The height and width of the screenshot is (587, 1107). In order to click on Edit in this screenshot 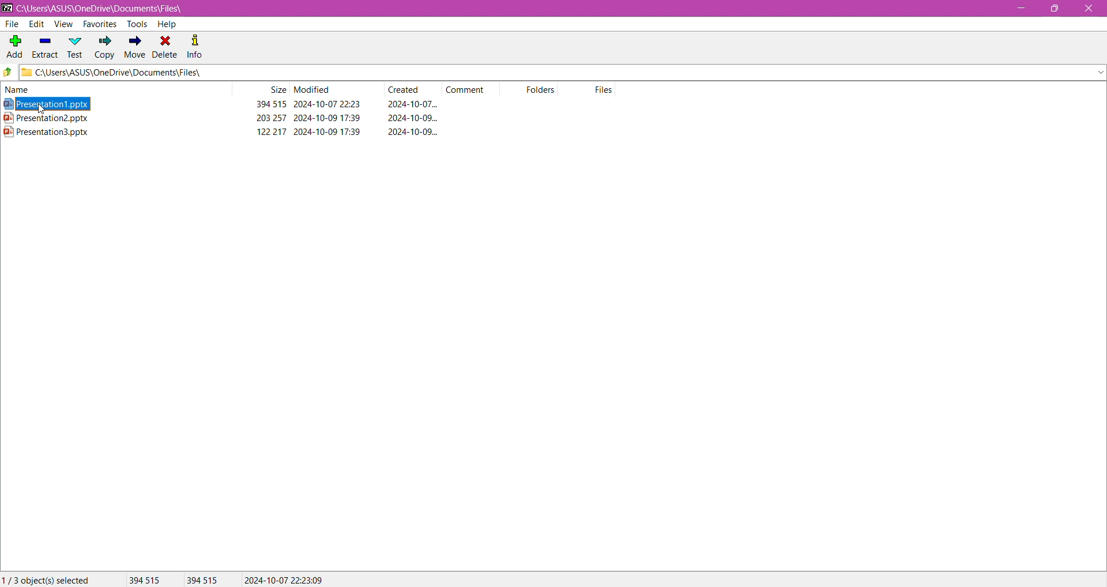, I will do `click(36, 24)`.